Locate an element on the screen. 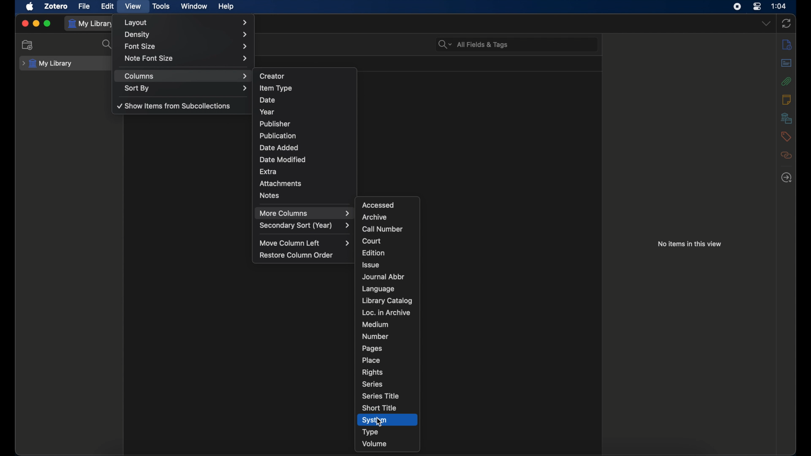 The width and height of the screenshot is (811, 456). language is located at coordinates (378, 289).